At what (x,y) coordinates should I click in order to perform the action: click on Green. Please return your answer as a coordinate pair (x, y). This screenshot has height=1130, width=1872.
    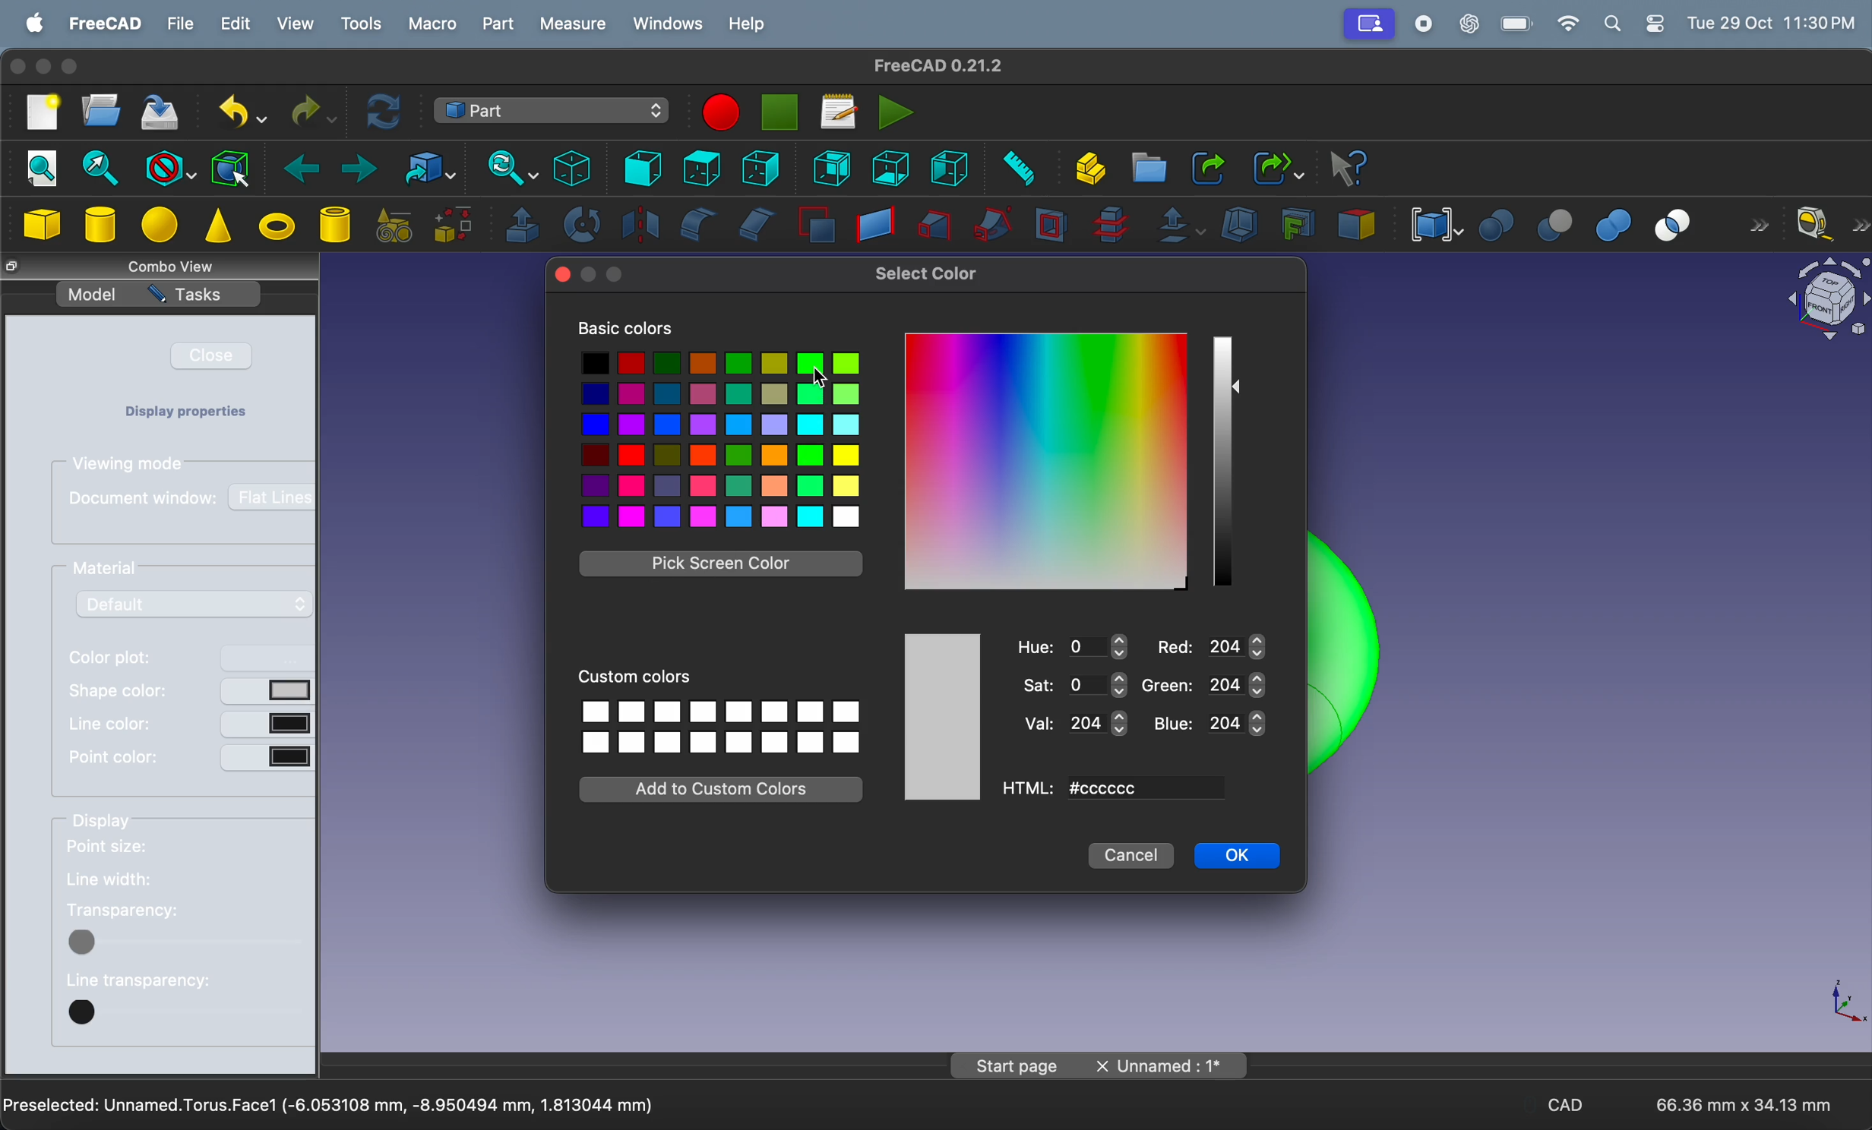
    Looking at the image, I should click on (1204, 684).